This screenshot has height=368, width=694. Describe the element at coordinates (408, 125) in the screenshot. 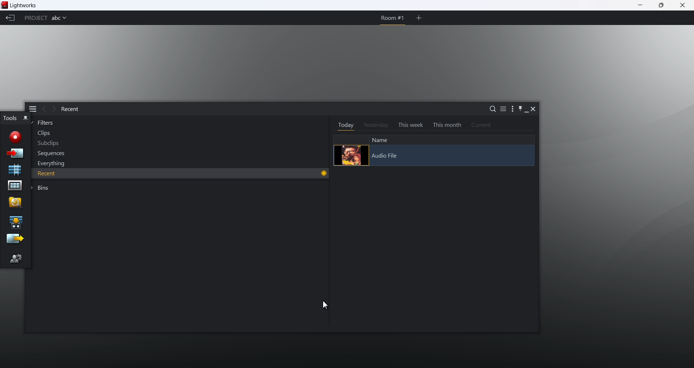

I see `this week` at that location.